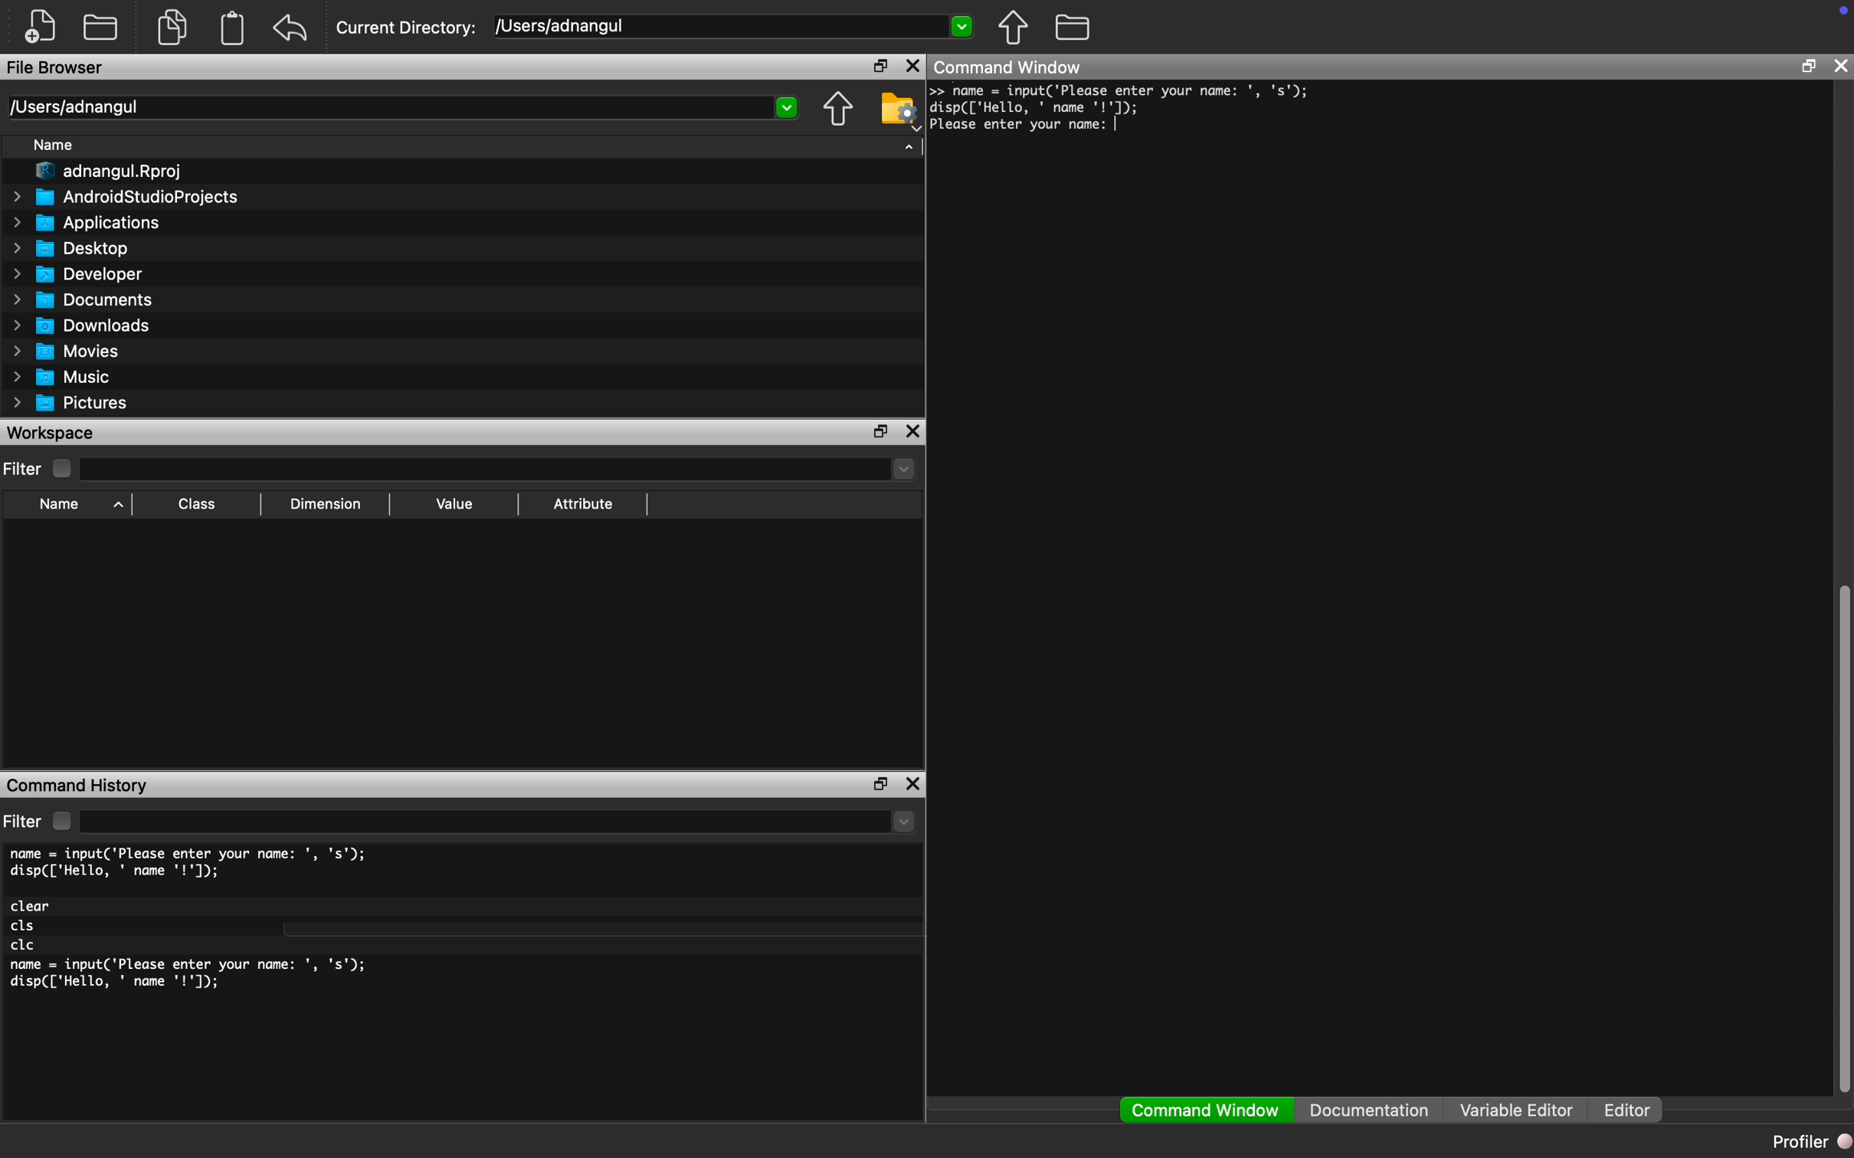  Describe the element at coordinates (913, 783) in the screenshot. I see `close` at that location.